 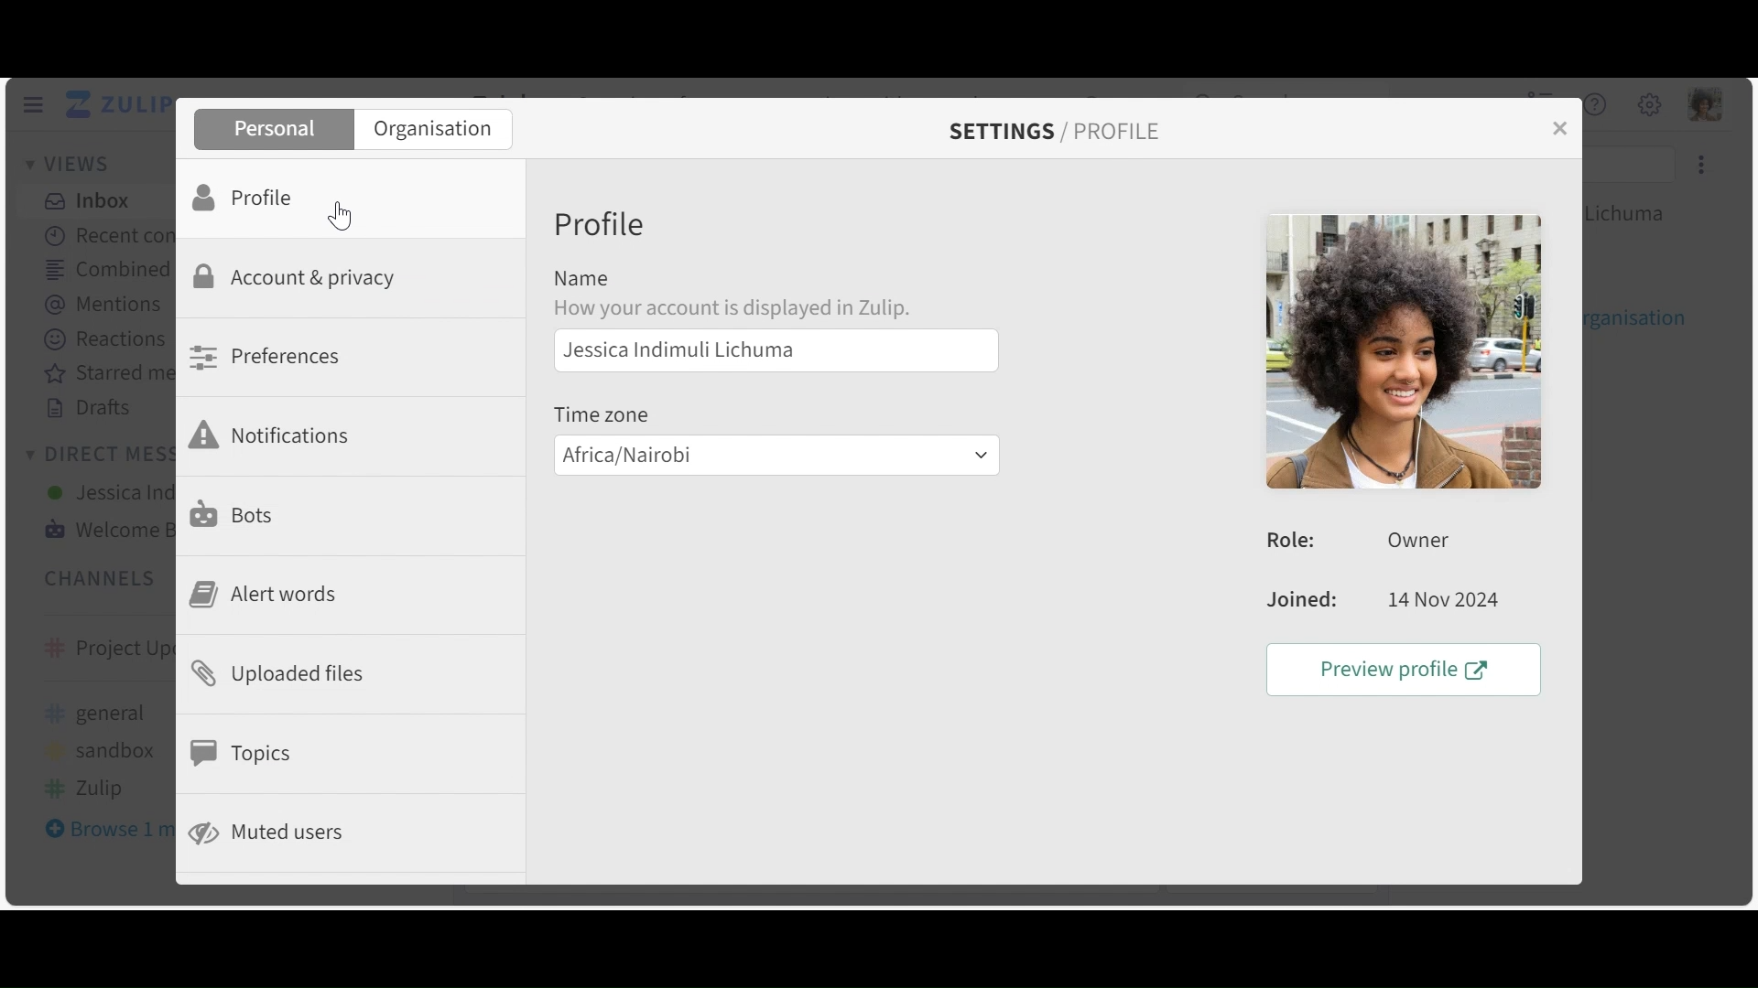 What do you see at coordinates (602, 223) in the screenshot?
I see `Profile` at bounding box center [602, 223].